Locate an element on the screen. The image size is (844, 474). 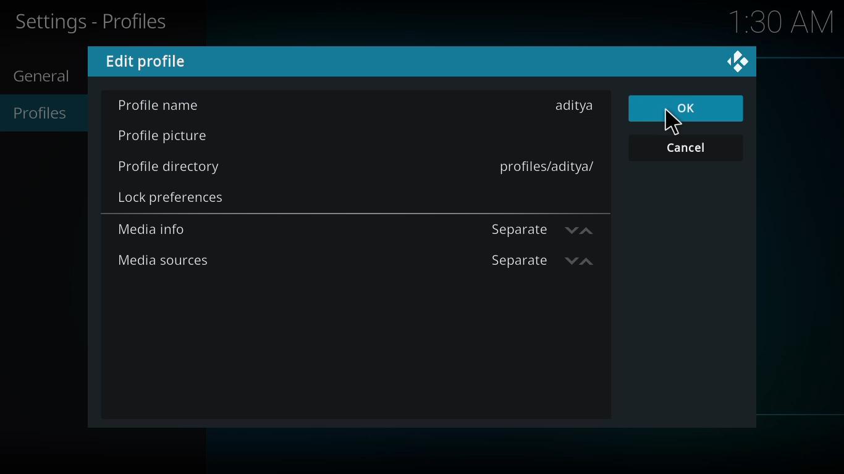
profile picture is located at coordinates (166, 137).